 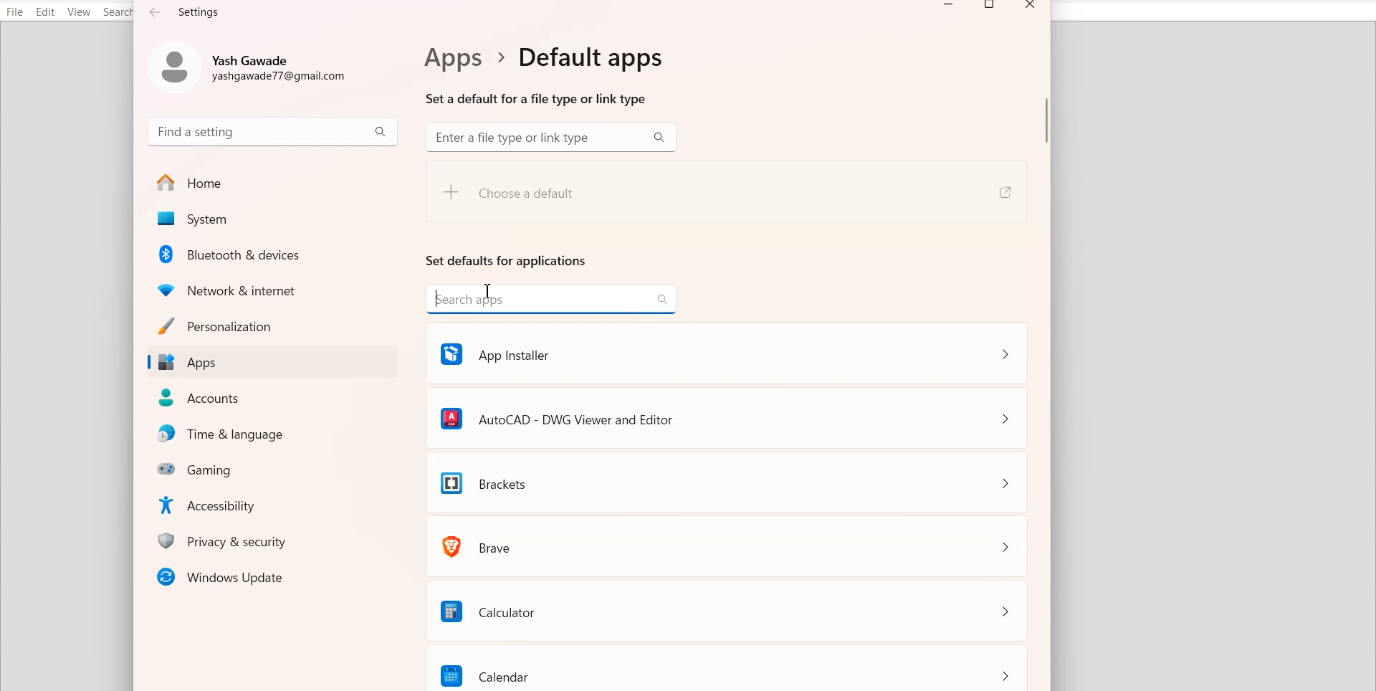 What do you see at coordinates (730, 609) in the screenshot?
I see `Calculator` at bounding box center [730, 609].